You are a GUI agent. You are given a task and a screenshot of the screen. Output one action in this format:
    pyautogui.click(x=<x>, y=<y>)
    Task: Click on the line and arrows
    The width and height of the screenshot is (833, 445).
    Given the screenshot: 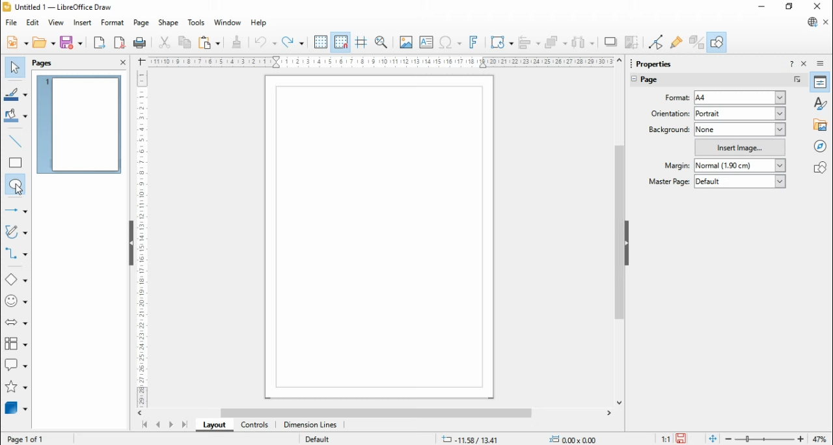 What is the action you would take?
    pyautogui.click(x=16, y=210)
    